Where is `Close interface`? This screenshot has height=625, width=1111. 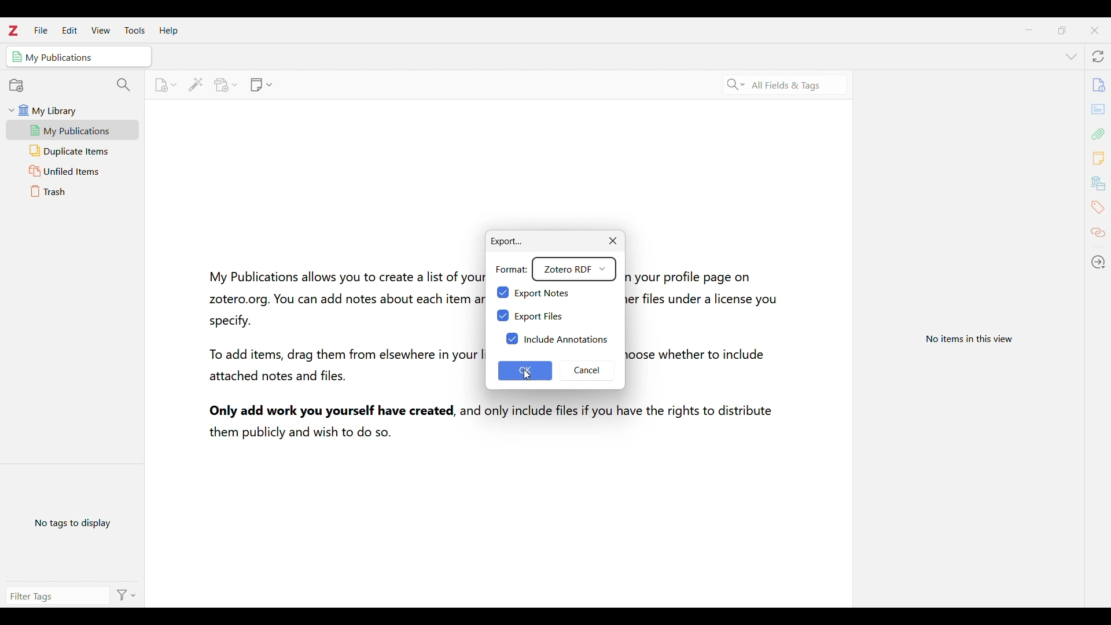 Close interface is located at coordinates (1094, 30).